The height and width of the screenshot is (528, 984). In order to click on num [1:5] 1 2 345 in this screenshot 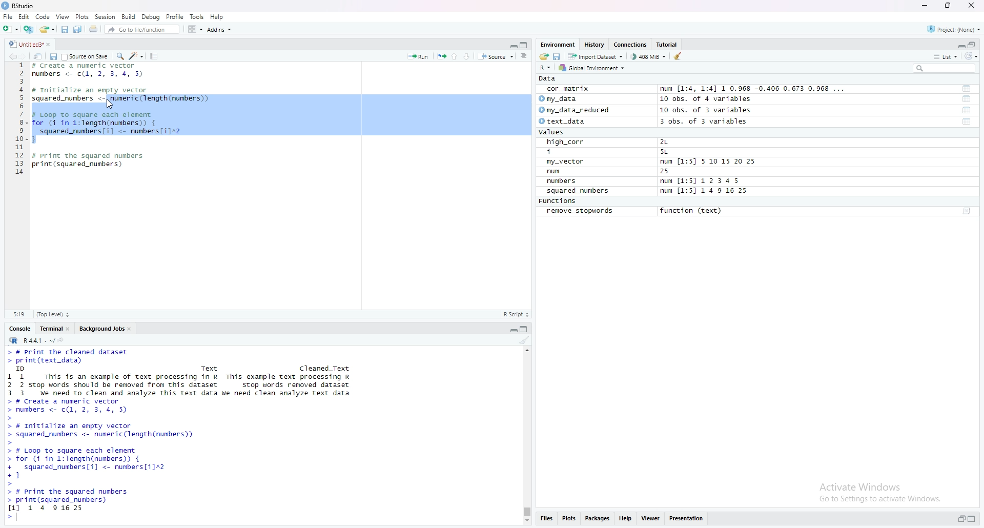, I will do `click(703, 181)`.